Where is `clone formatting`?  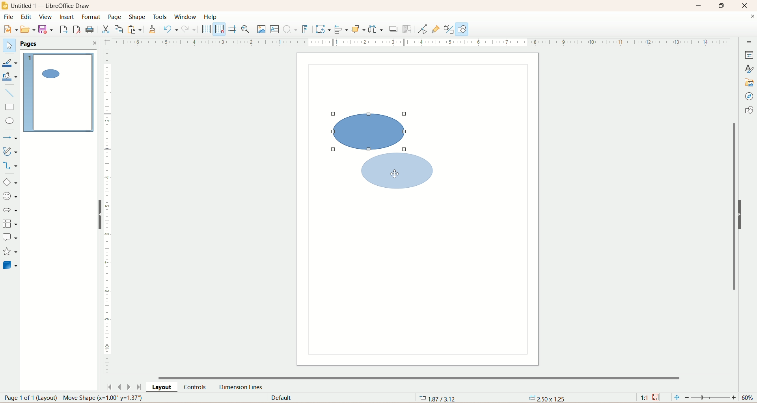
clone formatting is located at coordinates (154, 29).